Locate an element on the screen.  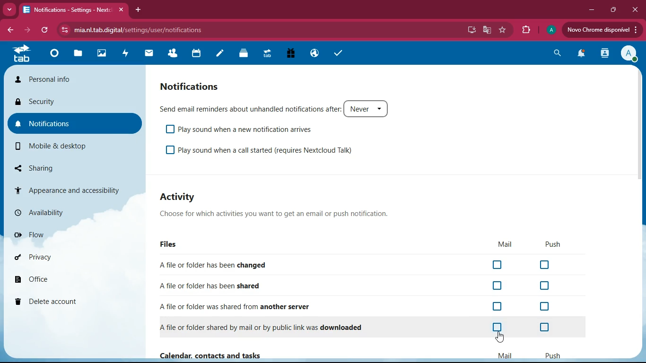
forward is located at coordinates (26, 31).